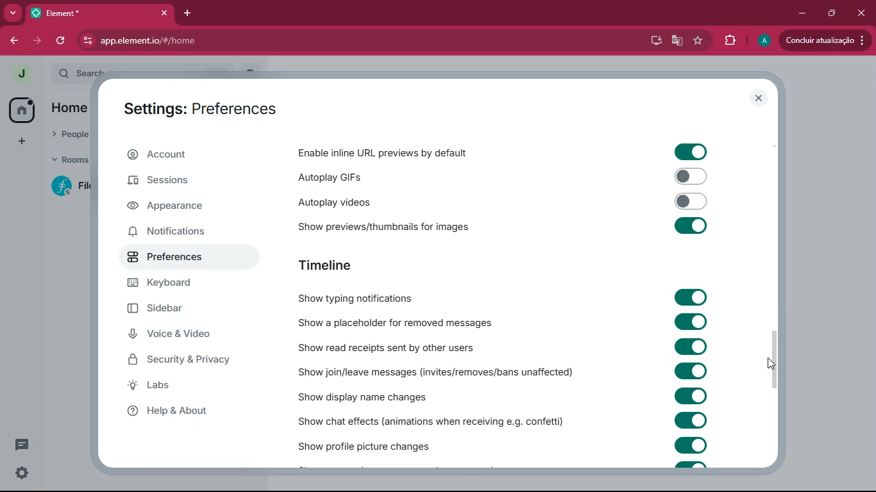 The width and height of the screenshot is (876, 492). Describe the element at coordinates (190, 386) in the screenshot. I see `labs` at that location.